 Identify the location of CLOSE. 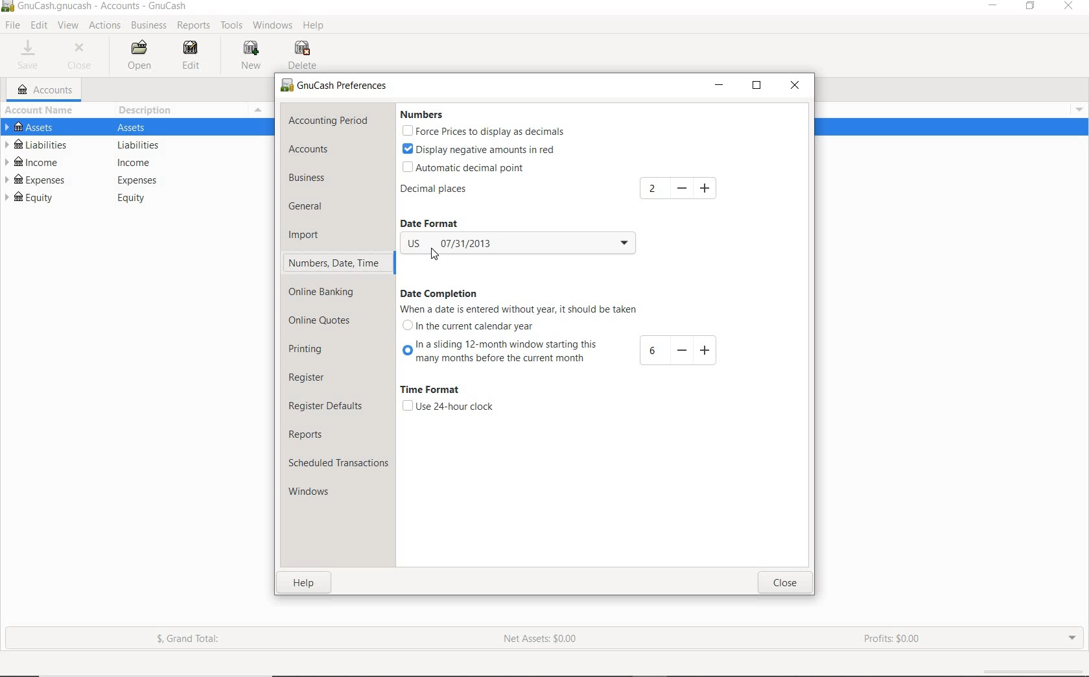
(82, 56).